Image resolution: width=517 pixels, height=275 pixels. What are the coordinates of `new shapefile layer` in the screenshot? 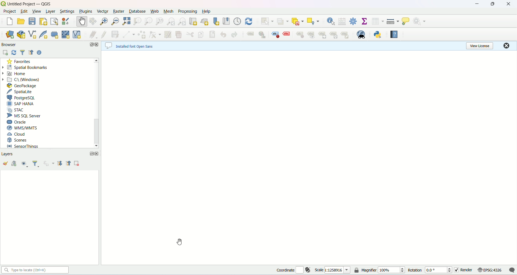 It's located at (32, 34).